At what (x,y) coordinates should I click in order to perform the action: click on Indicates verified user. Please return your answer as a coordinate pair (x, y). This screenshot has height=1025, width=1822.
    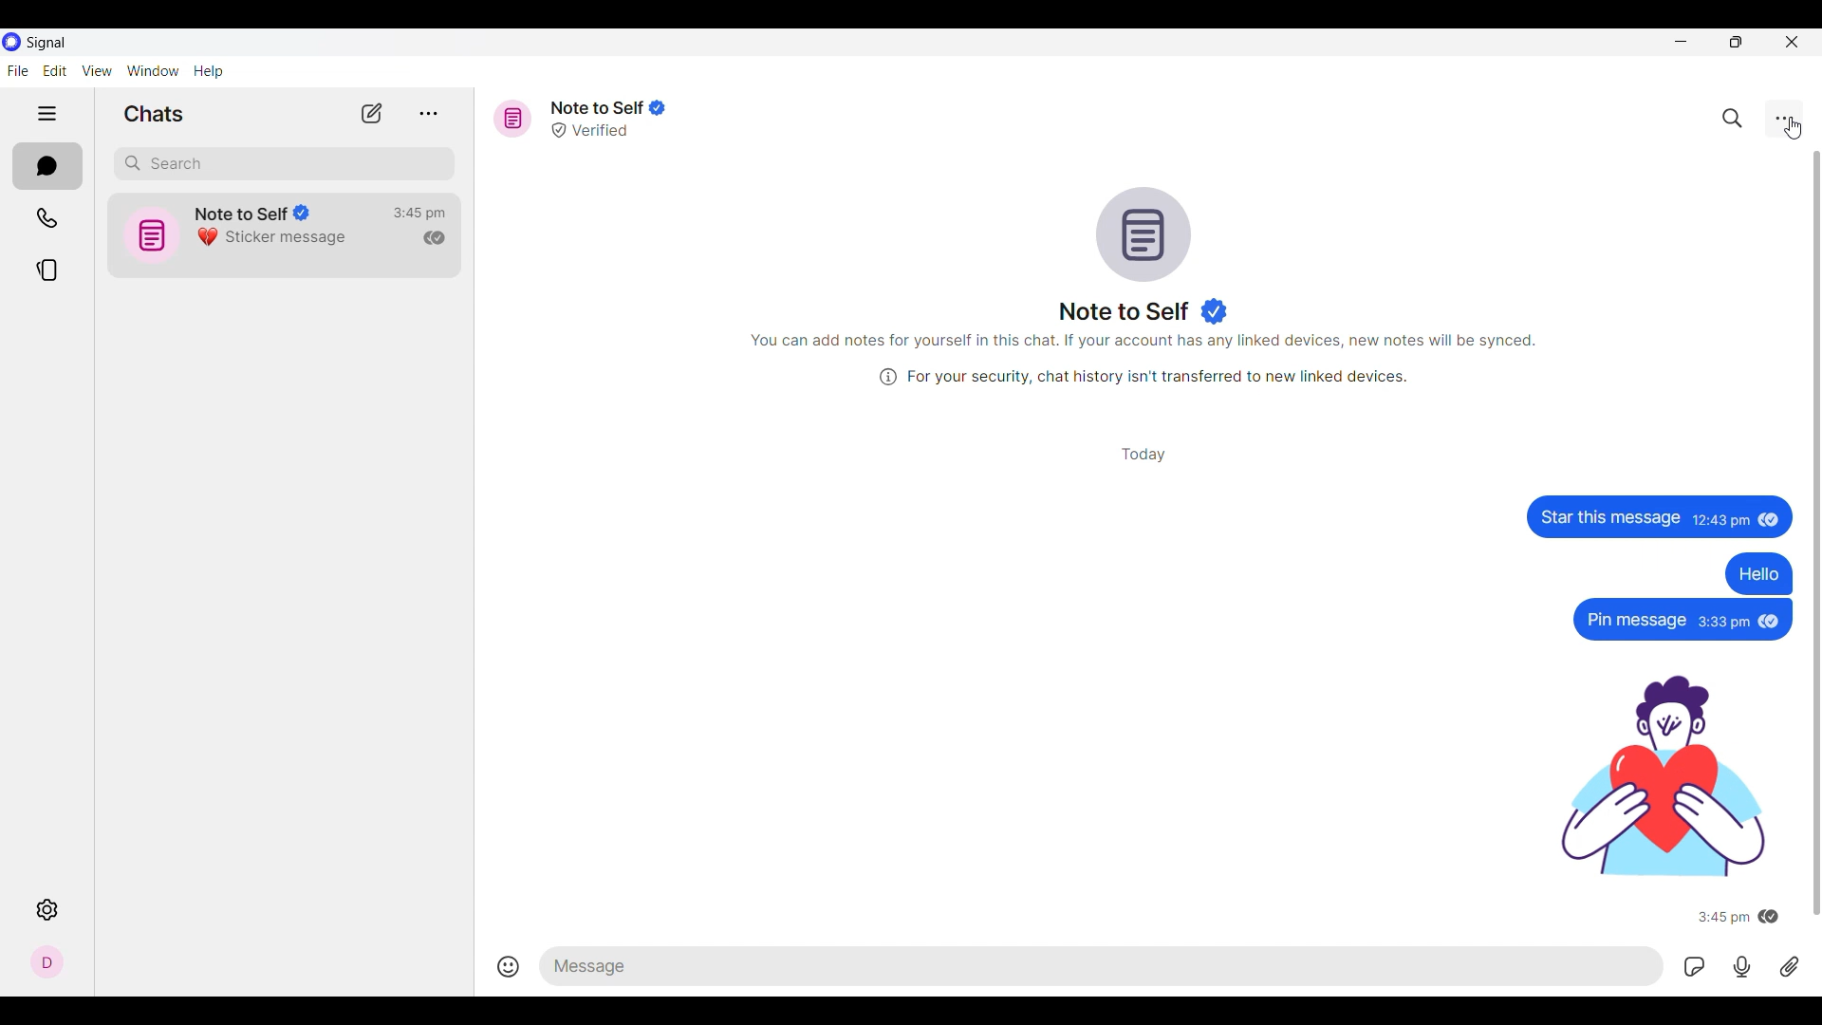
    Looking at the image, I should click on (1214, 310).